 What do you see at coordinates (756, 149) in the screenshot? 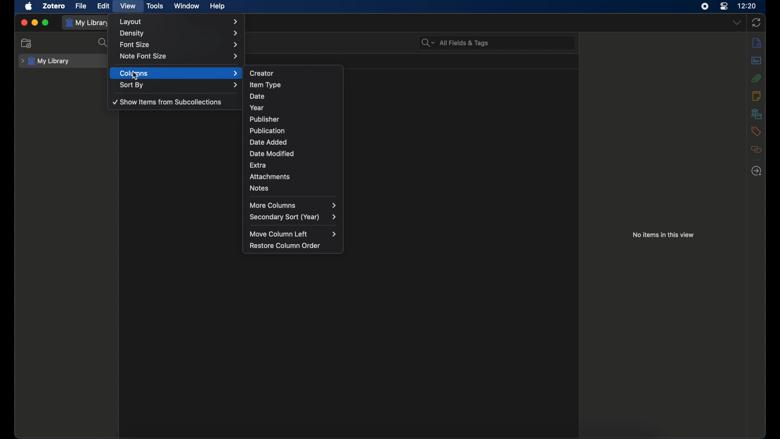
I see `relate` at bounding box center [756, 149].